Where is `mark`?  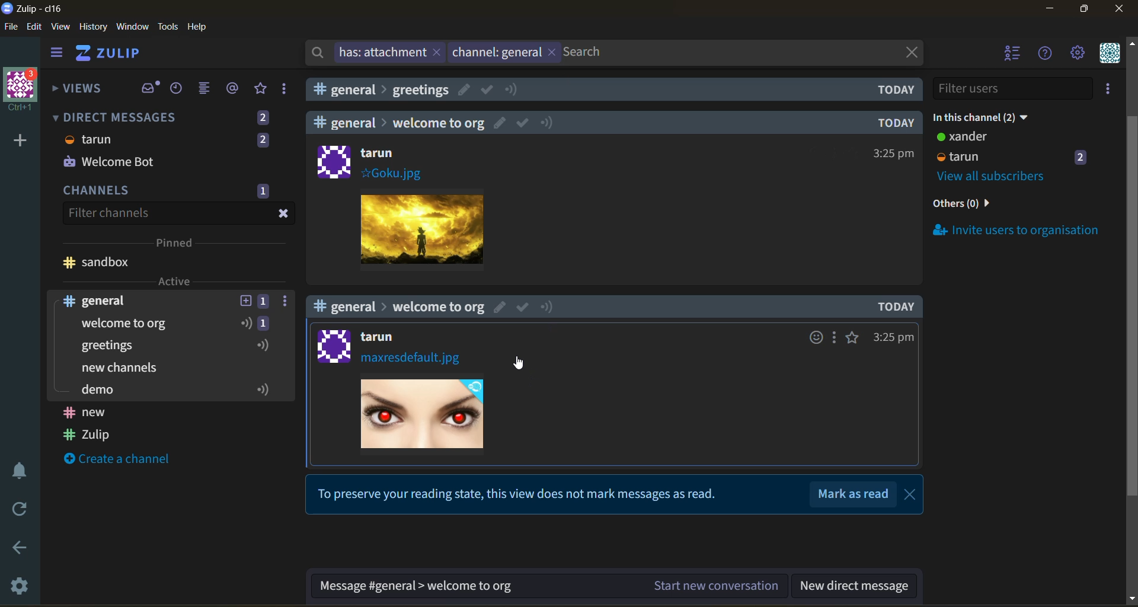
mark is located at coordinates (523, 124).